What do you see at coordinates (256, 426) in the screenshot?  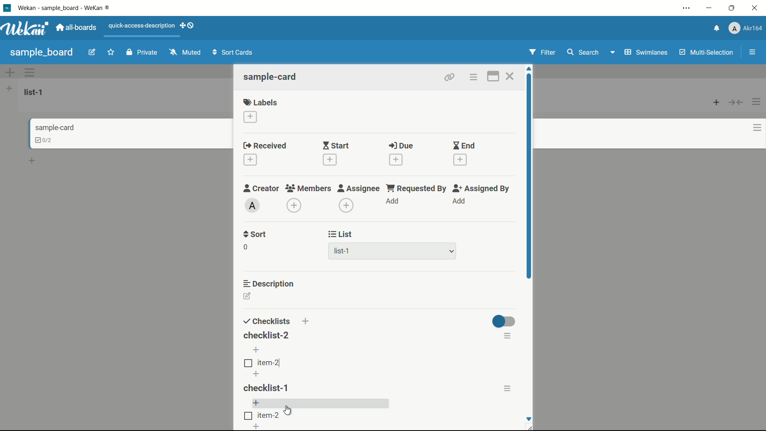 I see `add` at bounding box center [256, 426].